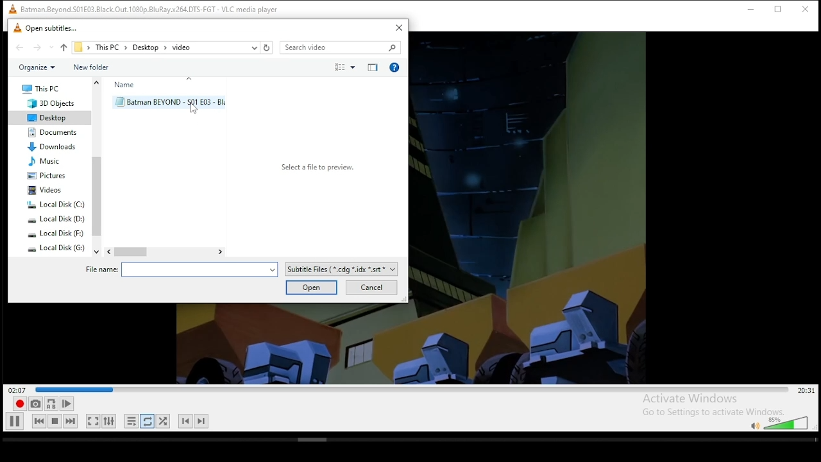 The image size is (821, 462). I want to click on this PC, so click(107, 46).